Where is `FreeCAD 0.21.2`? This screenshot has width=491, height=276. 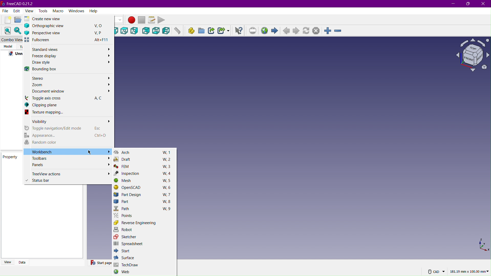 FreeCAD 0.21.2 is located at coordinates (19, 3).